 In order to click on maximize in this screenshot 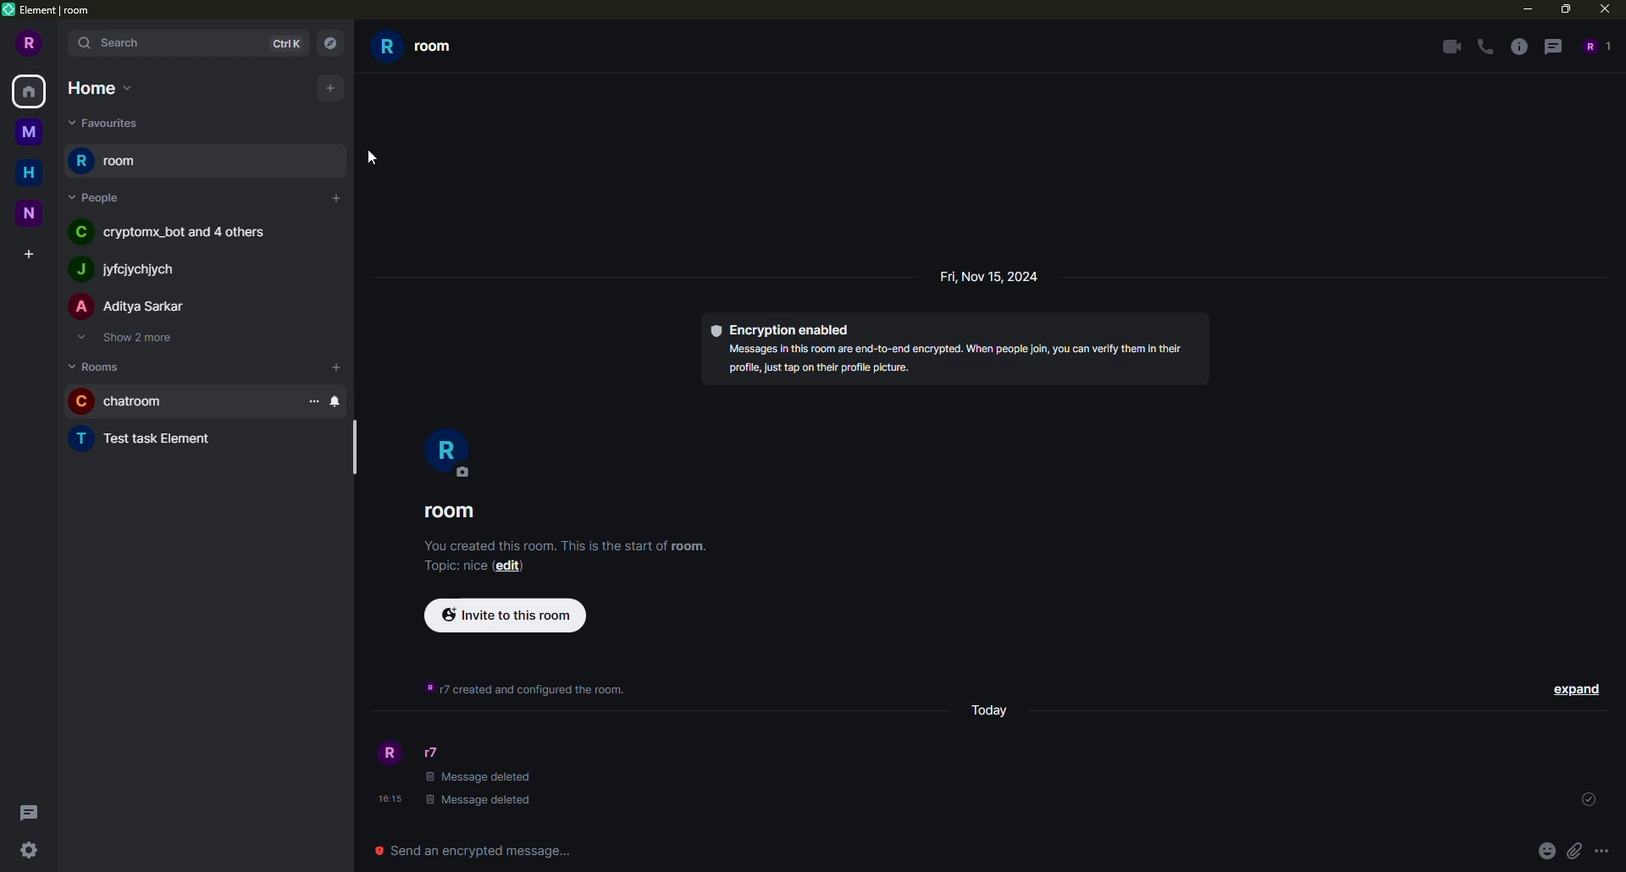, I will do `click(1568, 10)`.